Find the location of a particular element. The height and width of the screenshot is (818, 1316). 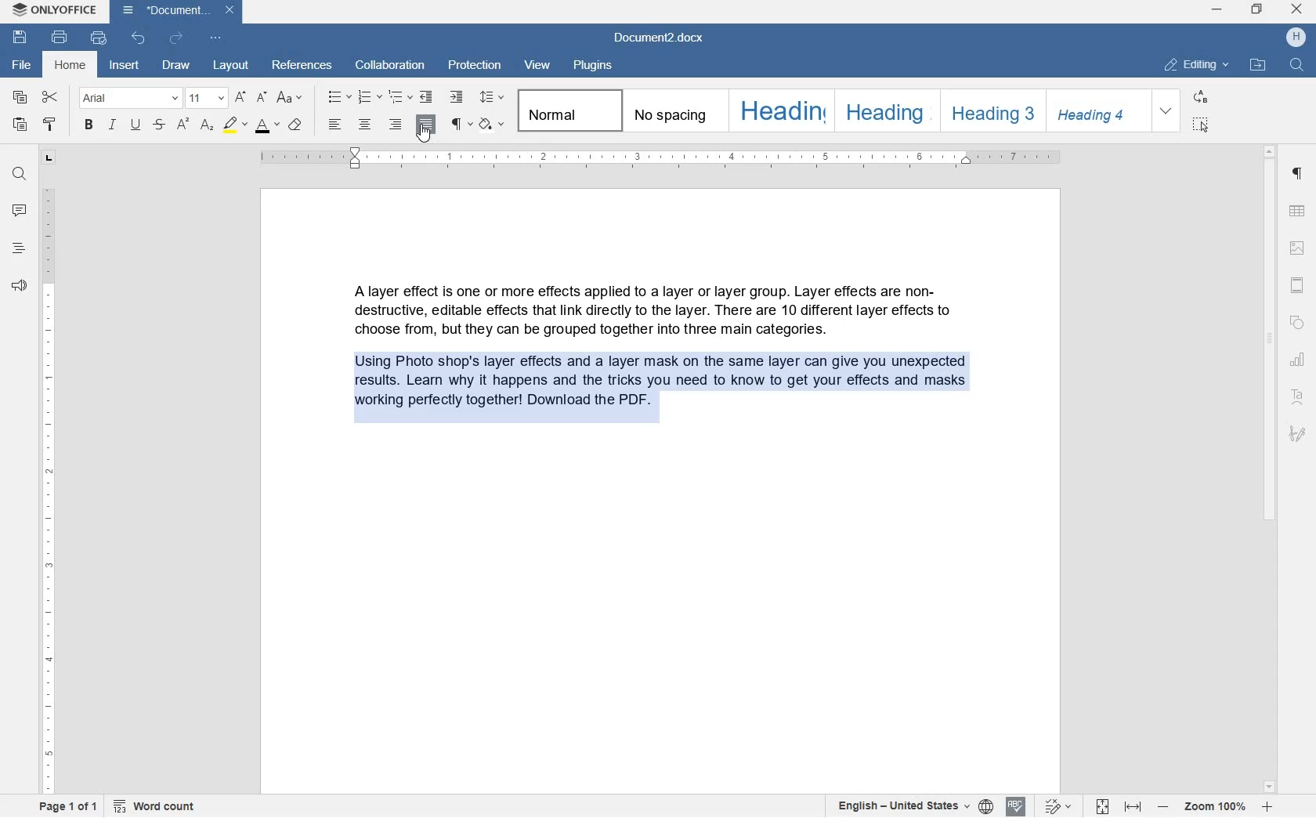

MULTILEVEL LIST is located at coordinates (399, 96).